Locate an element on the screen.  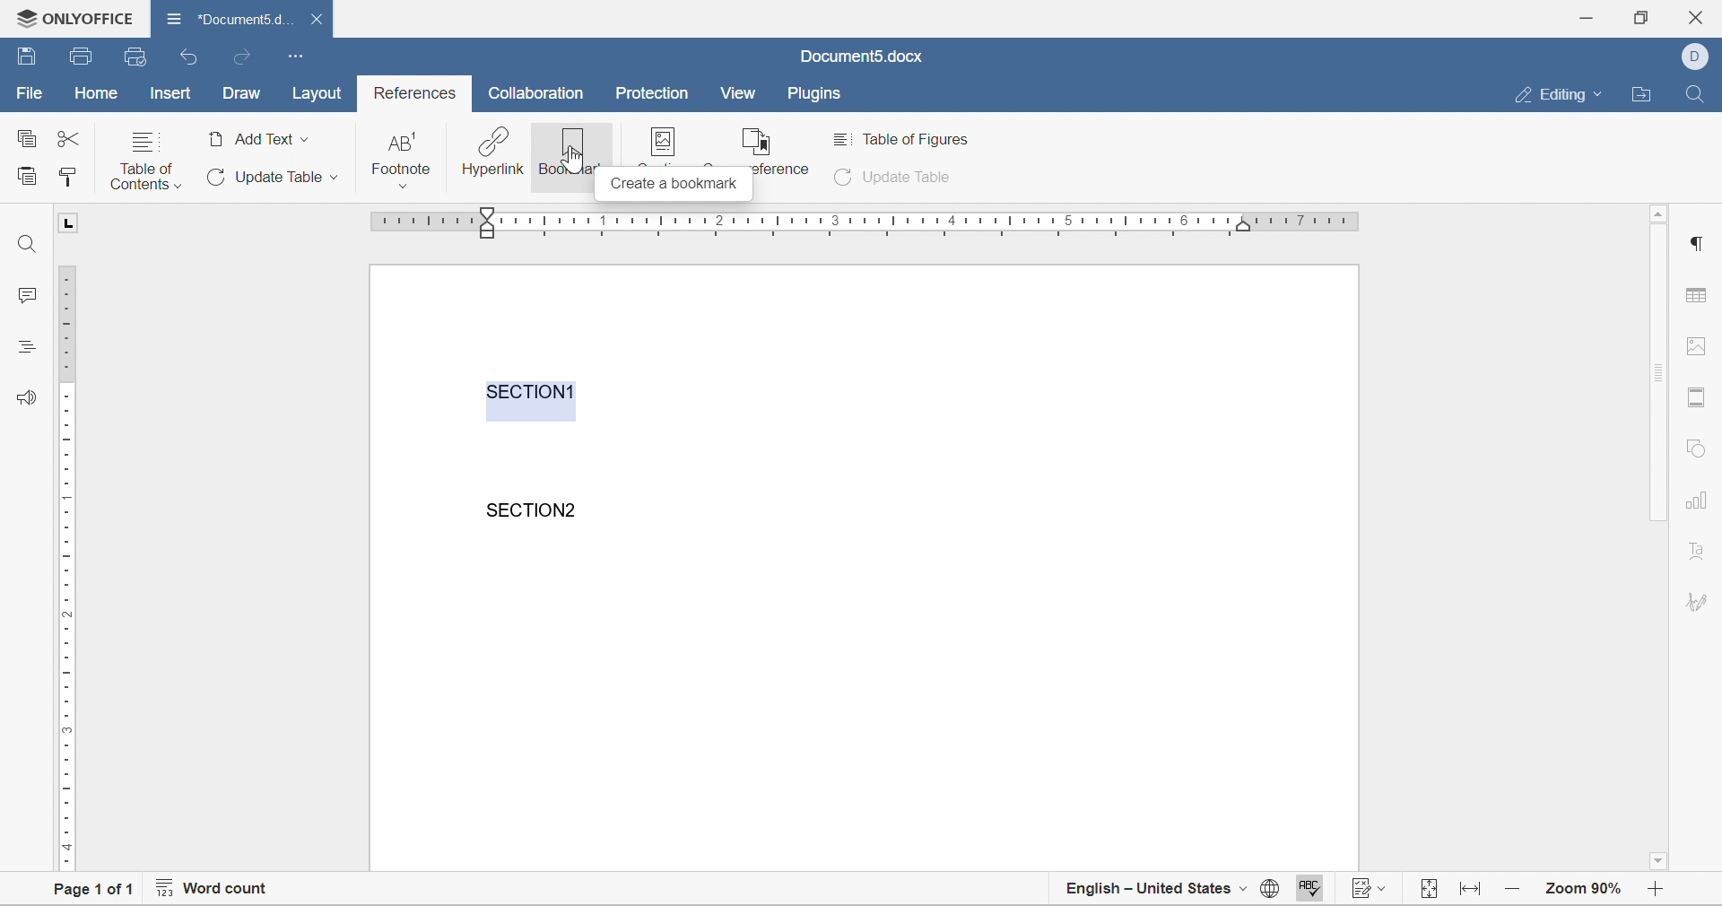
fit page is located at coordinates (1431, 890).